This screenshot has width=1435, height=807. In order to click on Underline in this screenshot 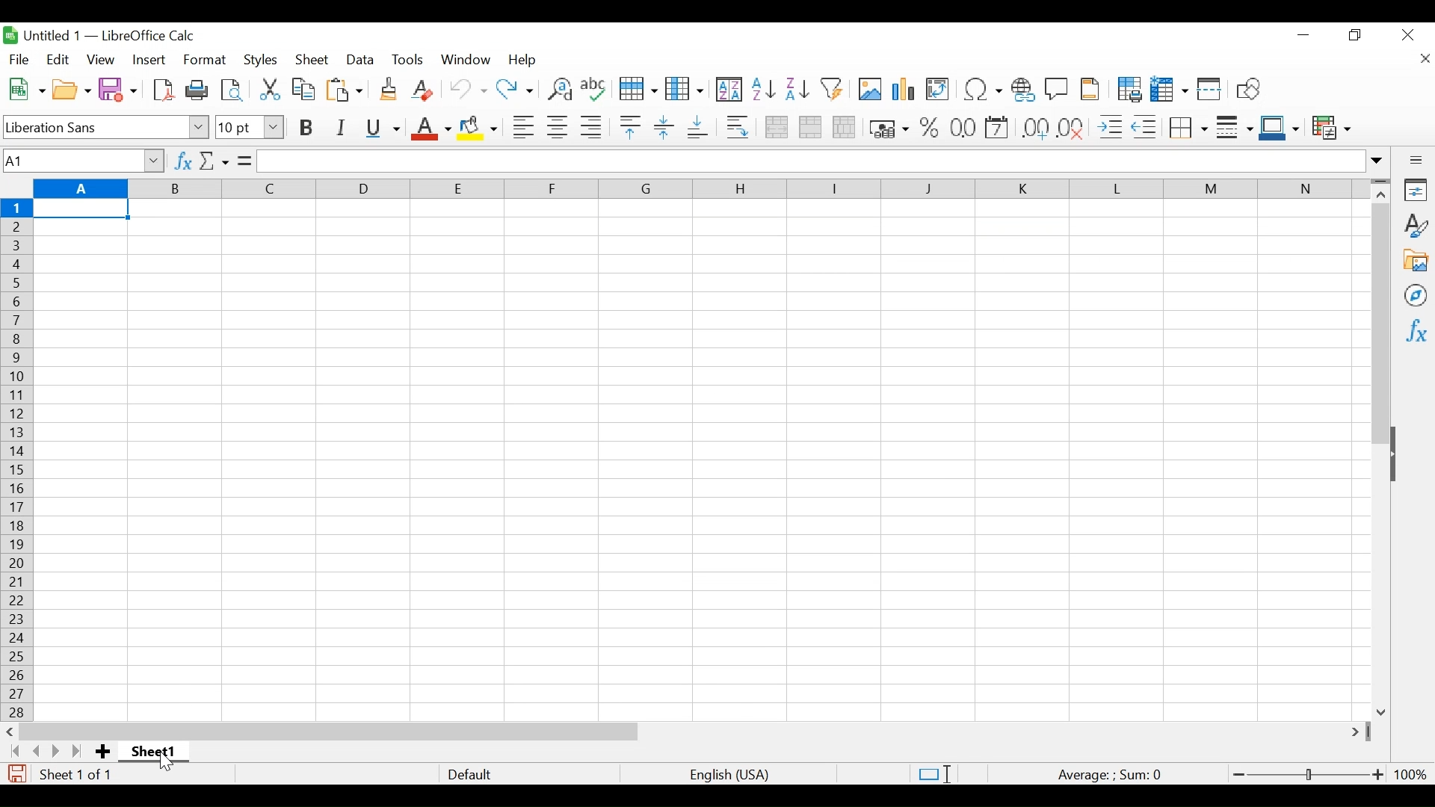, I will do `click(383, 129)`.